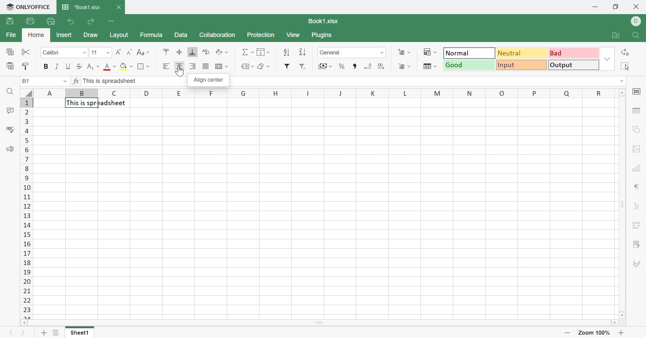  I want to click on Increment Font size, so click(118, 50).